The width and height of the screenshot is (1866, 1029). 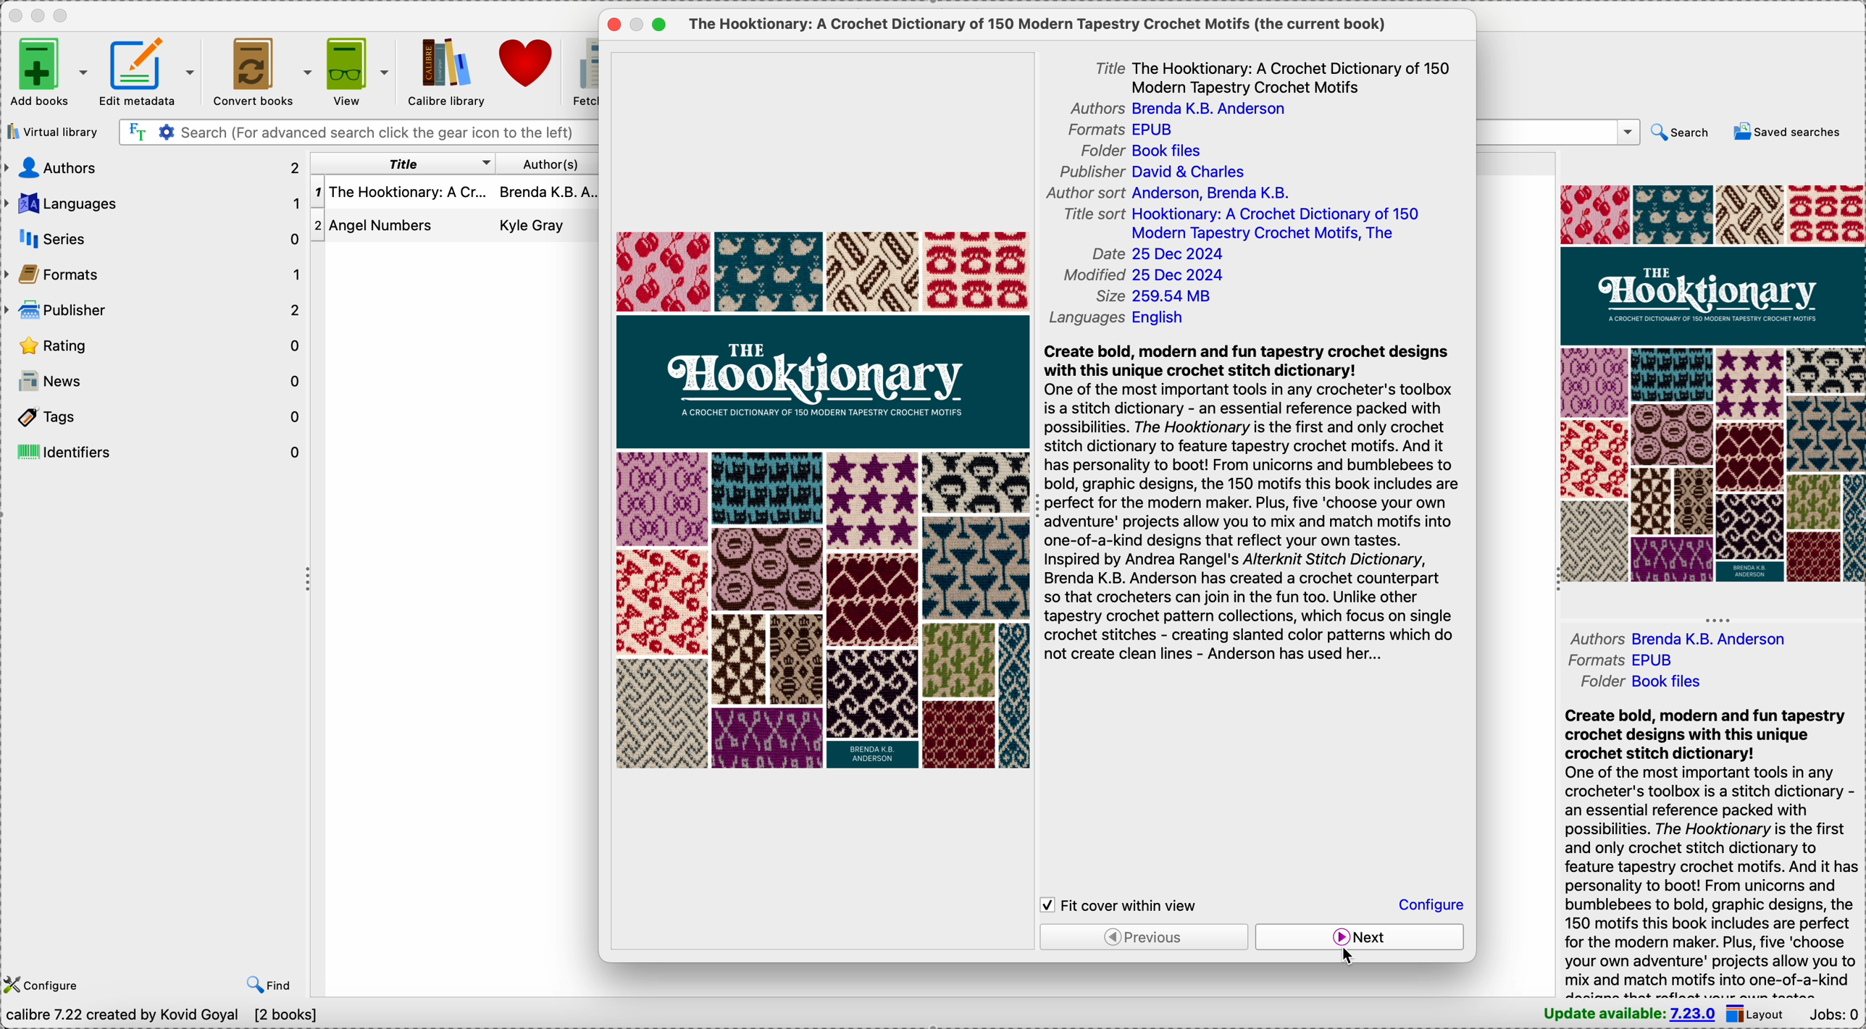 I want to click on current book, so click(x=1040, y=24).